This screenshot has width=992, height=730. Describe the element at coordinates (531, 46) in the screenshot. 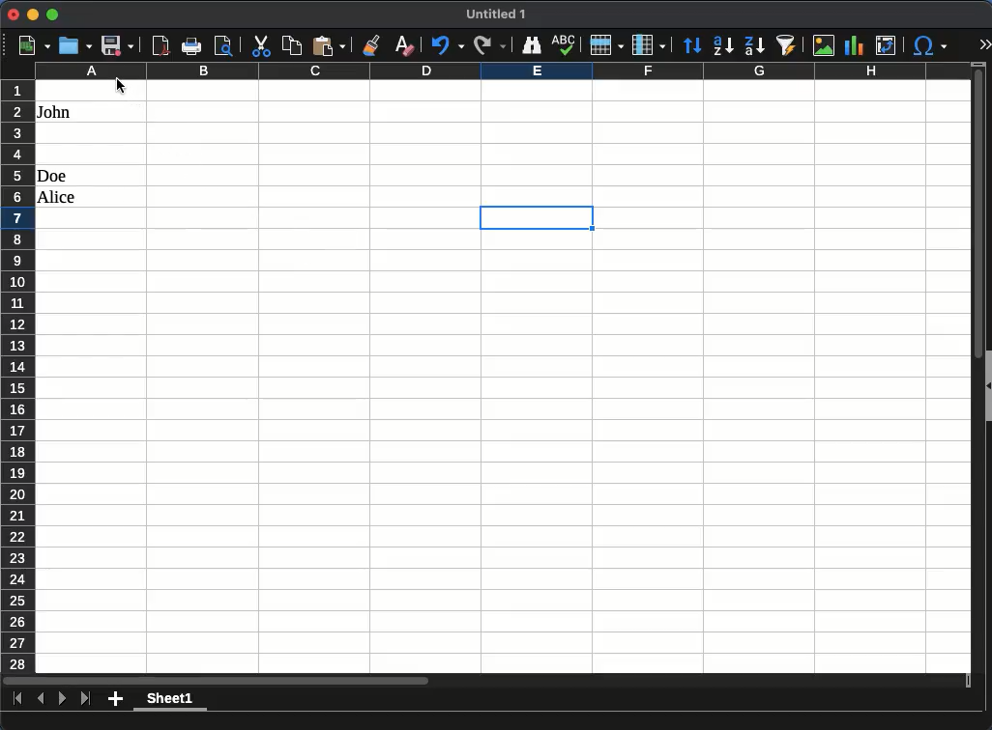

I see `finder` at that location.